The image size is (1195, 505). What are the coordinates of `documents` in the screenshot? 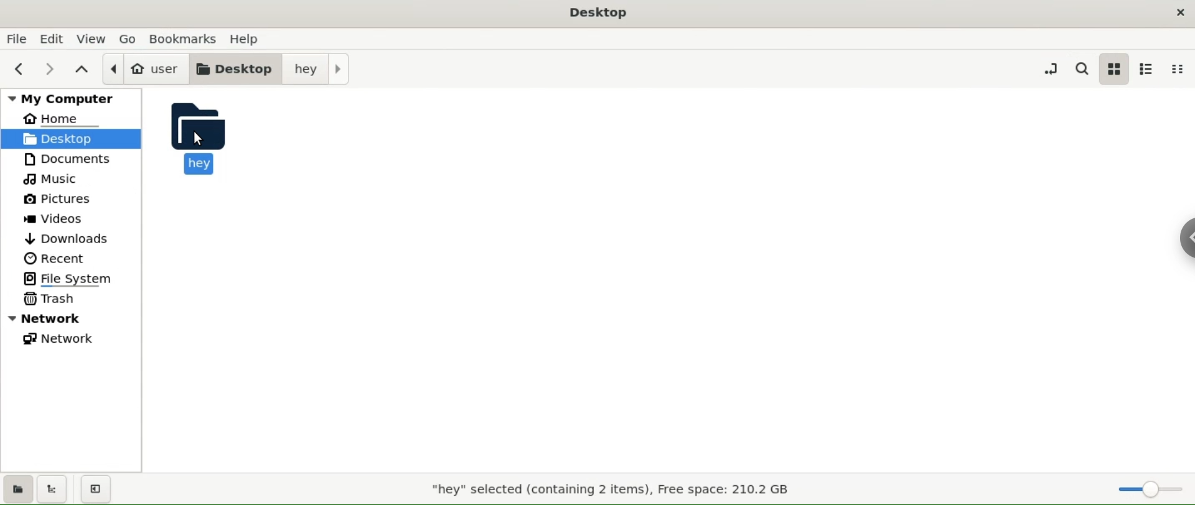 It's located at (67, 160).